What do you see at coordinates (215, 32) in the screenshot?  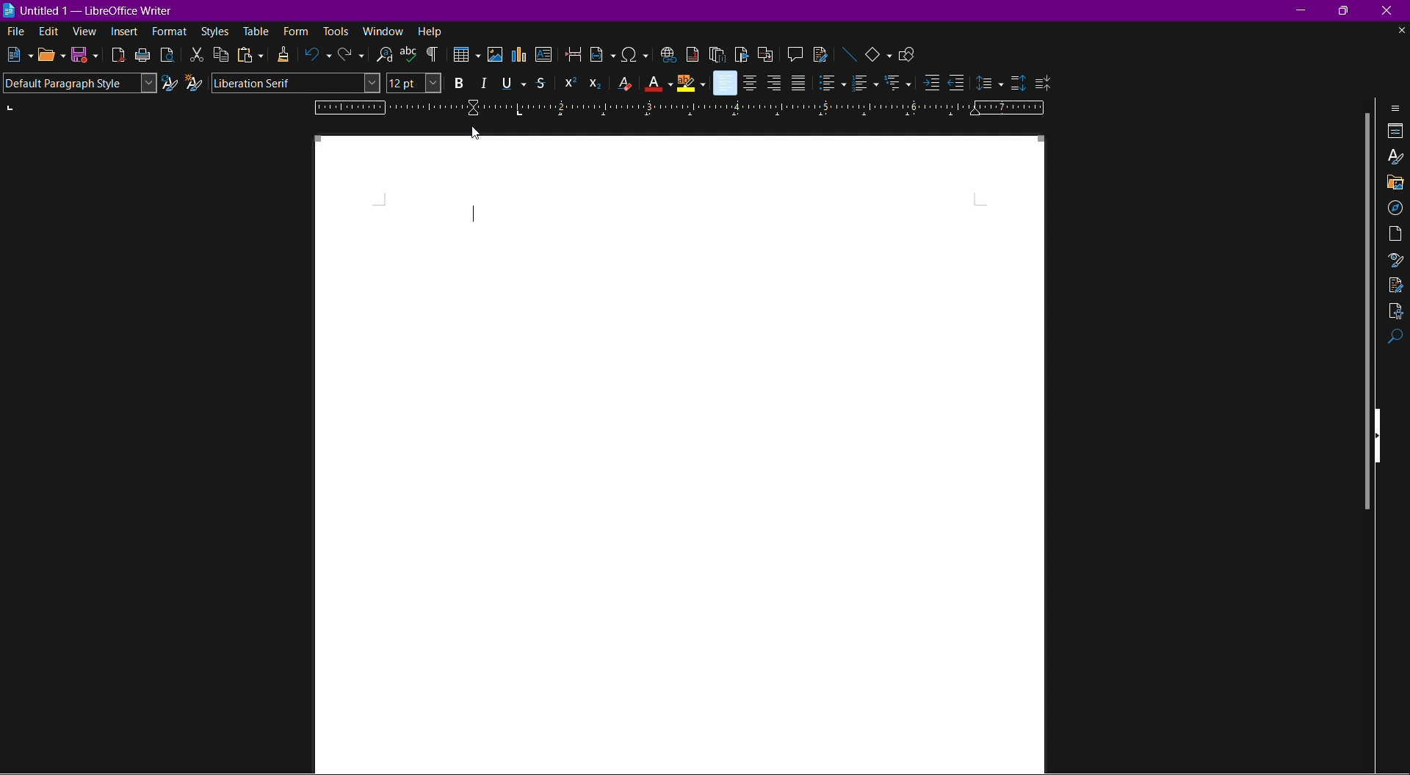 I see `Styles` at bounding box center [215, 32].